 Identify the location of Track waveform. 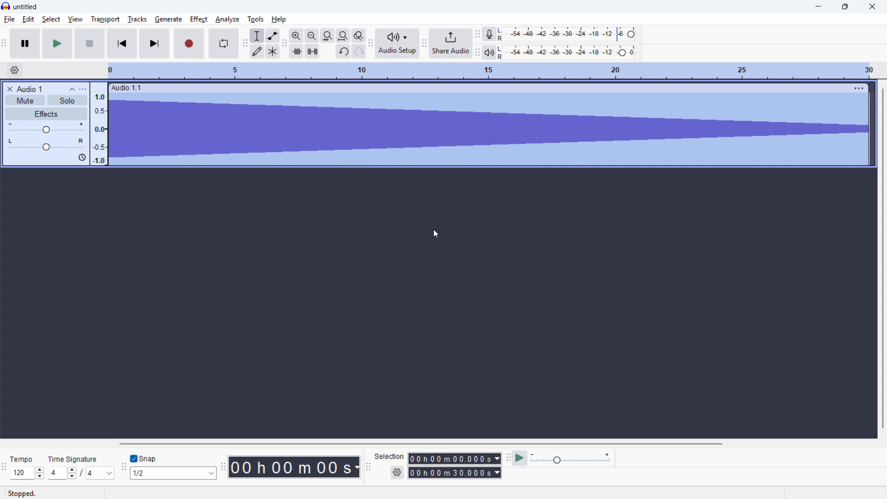
(487, 130).